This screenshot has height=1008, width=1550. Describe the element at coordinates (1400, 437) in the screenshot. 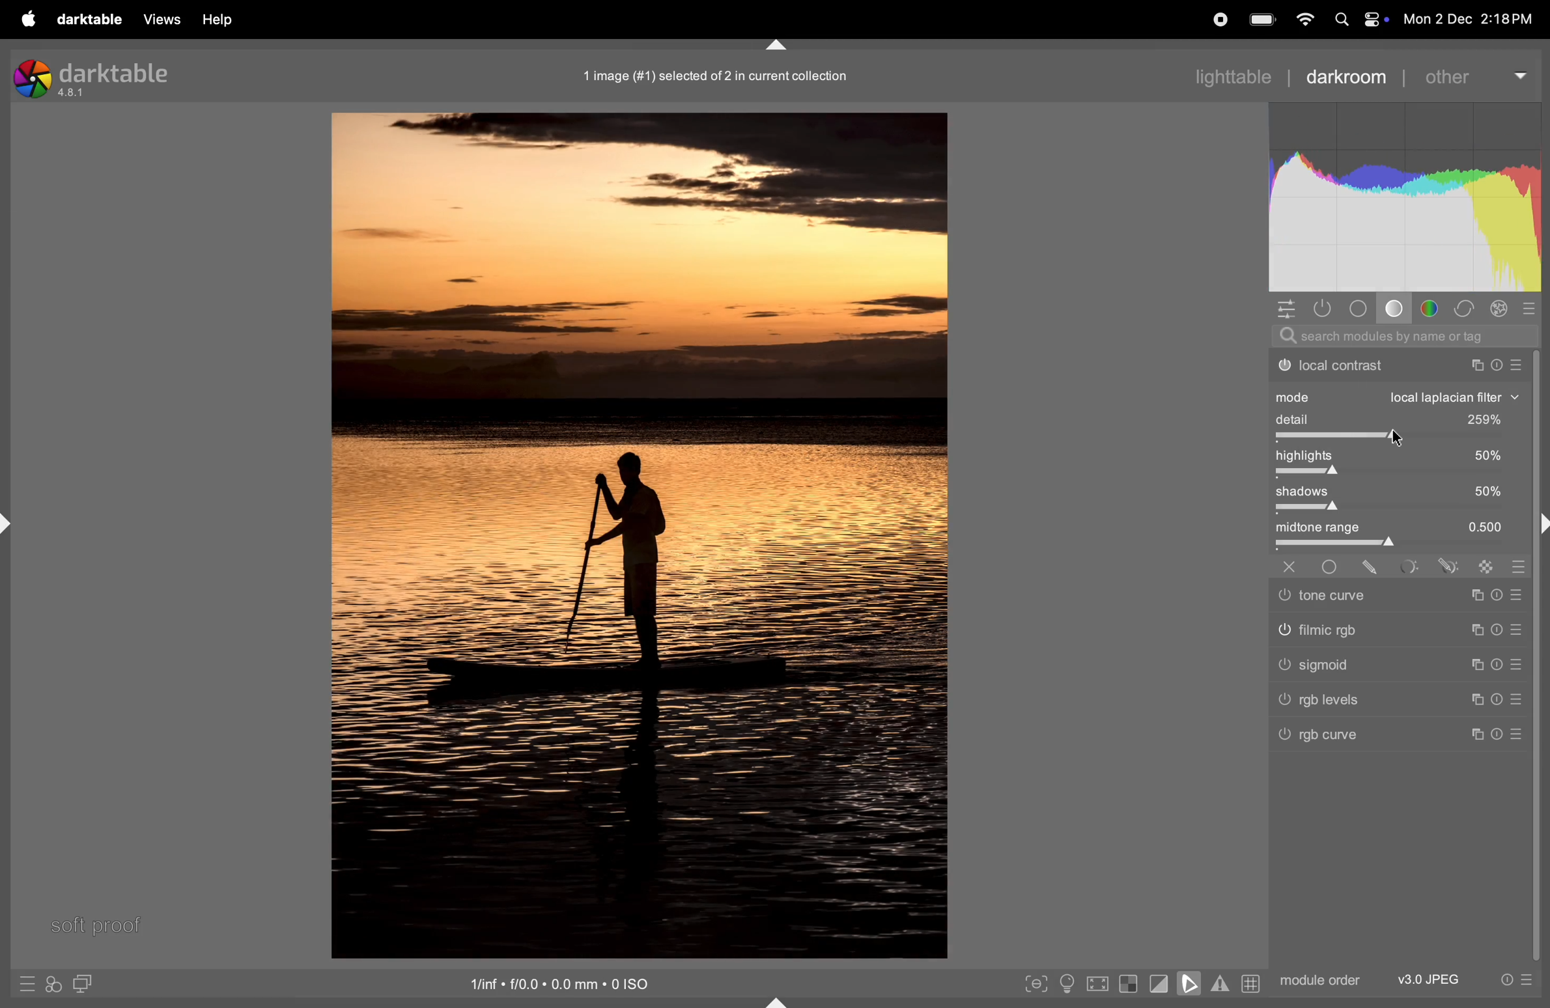

I see `curosr` at that location.